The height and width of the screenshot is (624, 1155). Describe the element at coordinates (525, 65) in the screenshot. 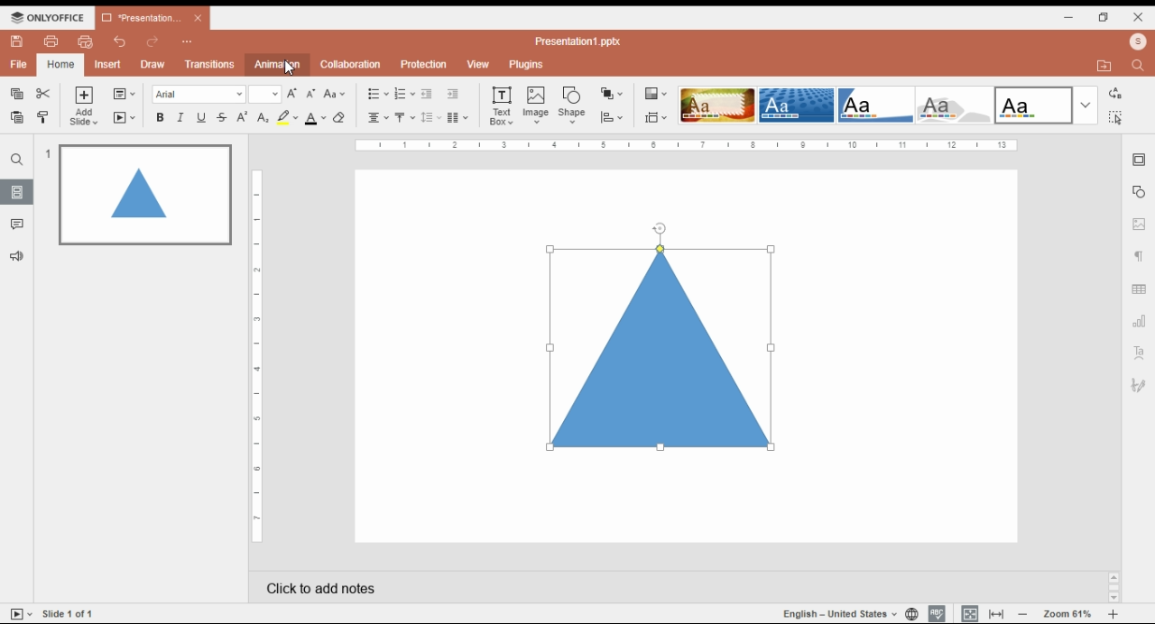

I see `plugins` at that location.